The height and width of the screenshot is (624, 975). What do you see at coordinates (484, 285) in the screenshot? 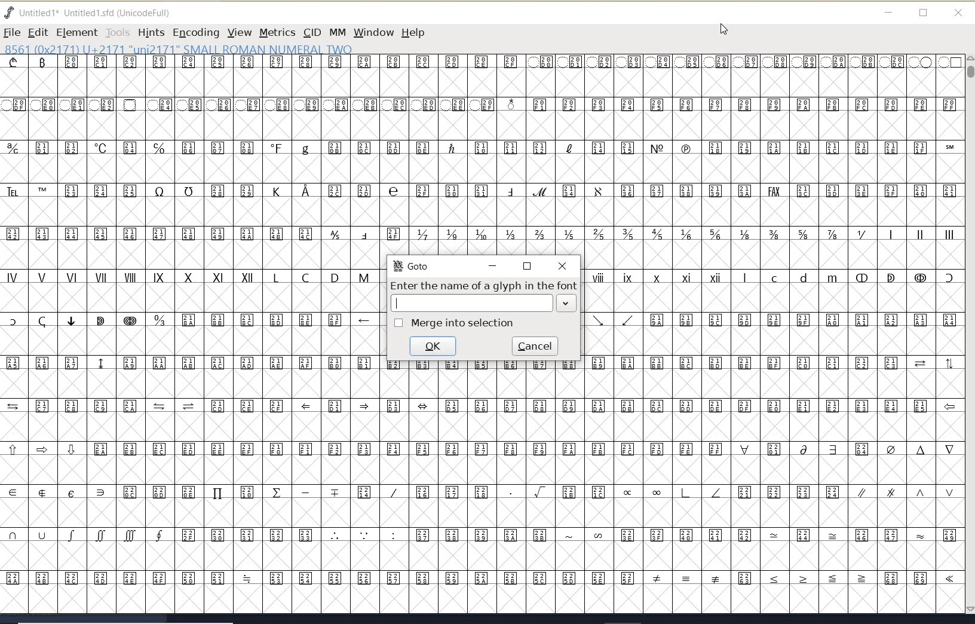
I see `Enter the name of a glyph in th font` at bounding box center [484, 285].